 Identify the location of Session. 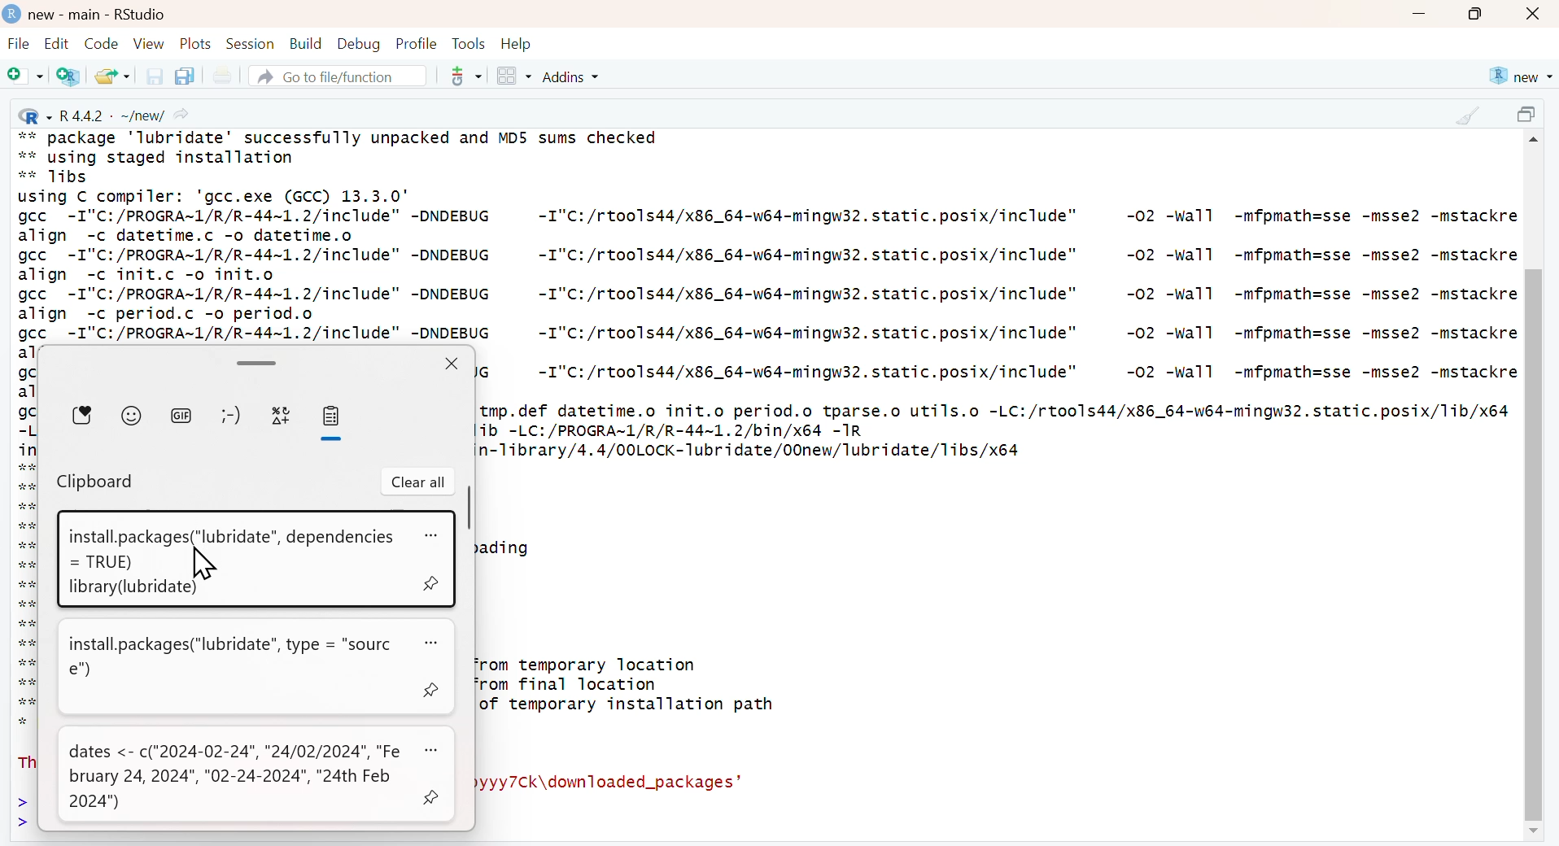
(250, 43).